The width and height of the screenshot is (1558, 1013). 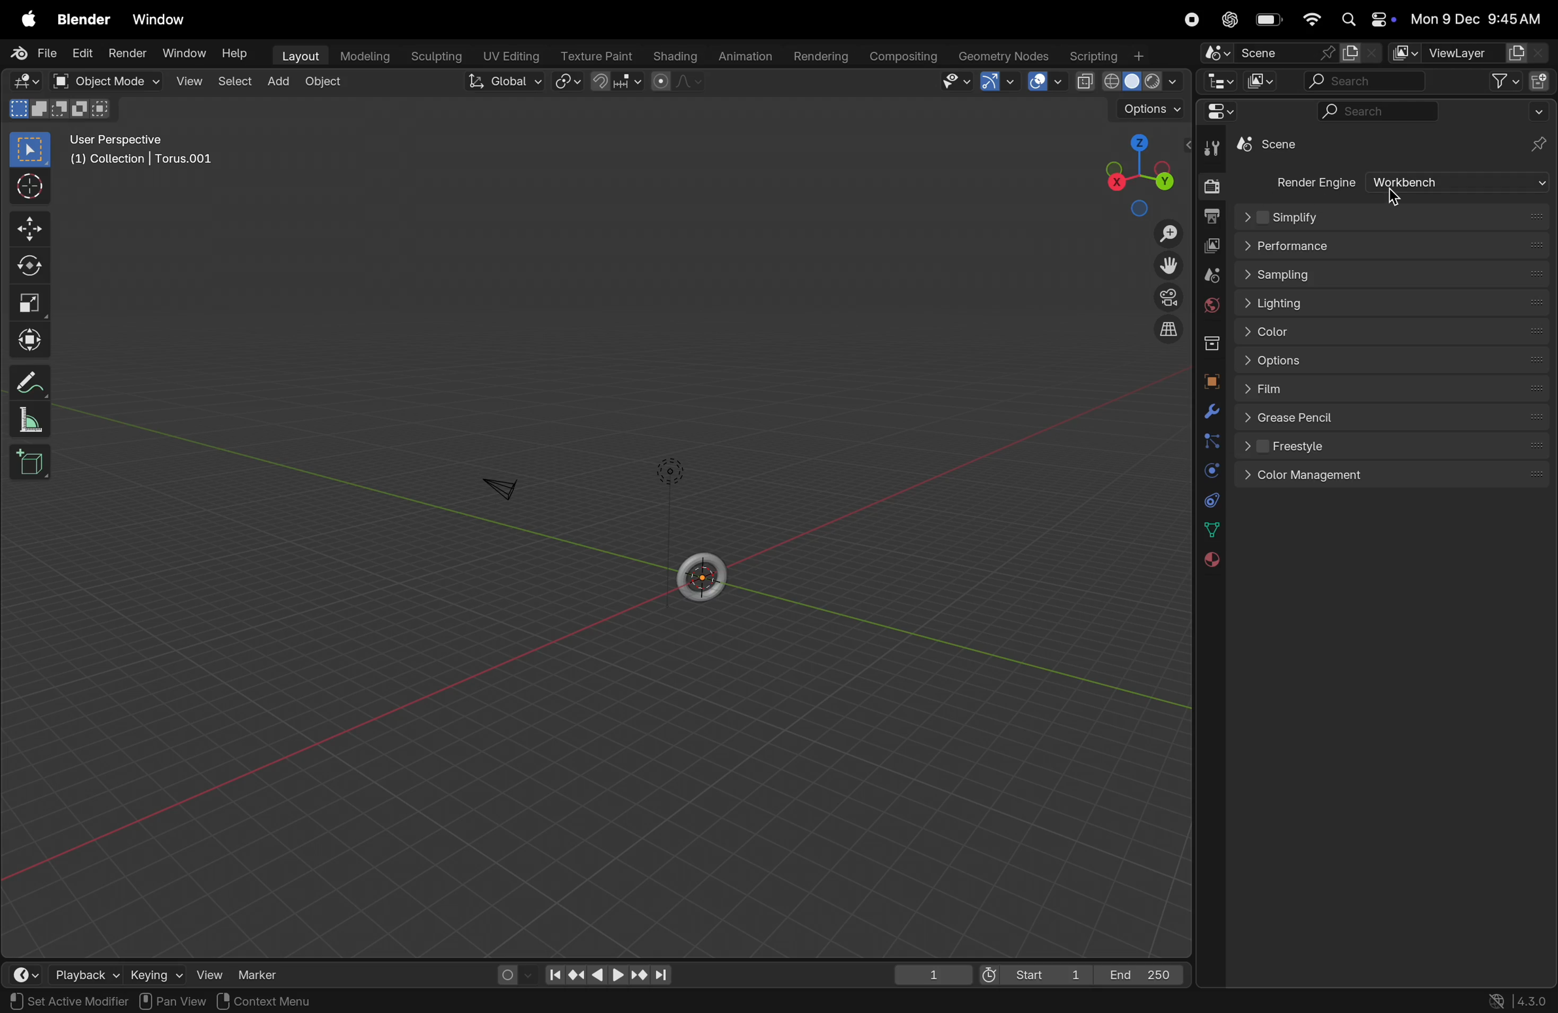 I want to click on new collection, so click(x=1540, y=82).